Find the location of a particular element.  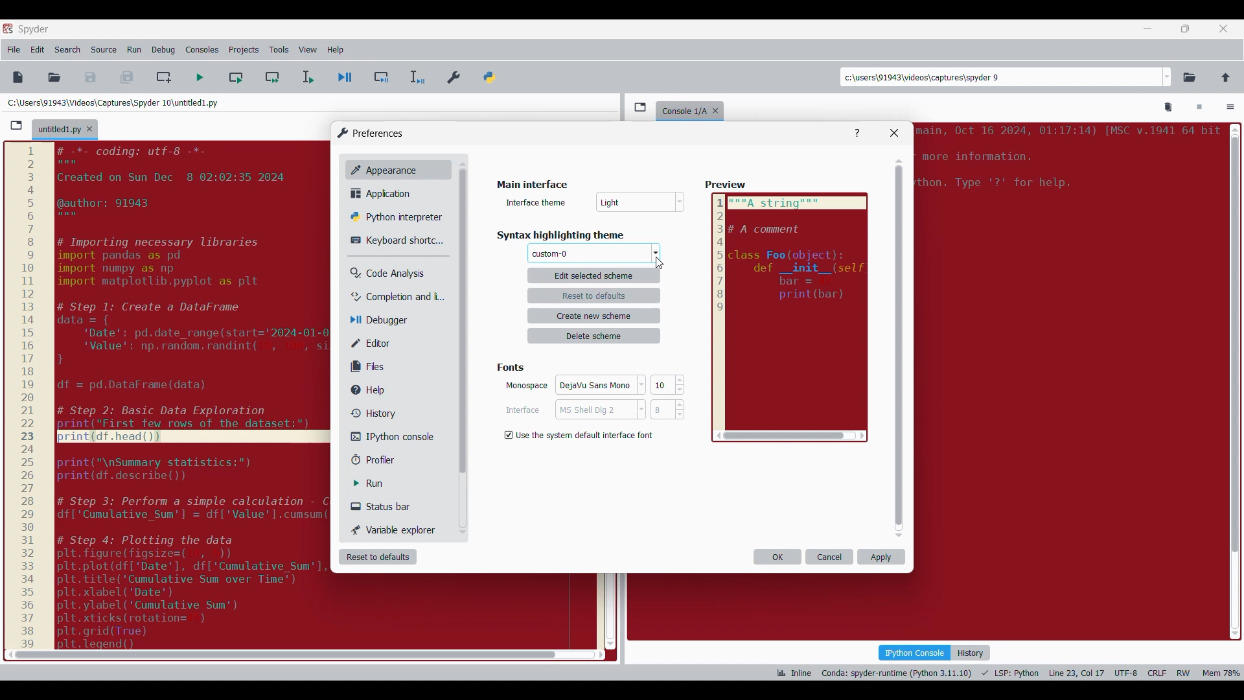

Debug menu is located at coordinates (163, 50).